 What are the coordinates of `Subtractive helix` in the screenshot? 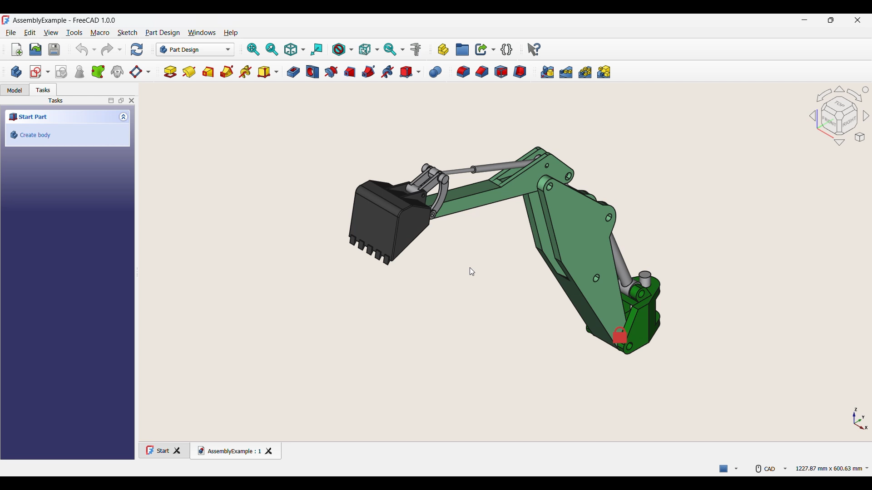 It's located at (388, 72).